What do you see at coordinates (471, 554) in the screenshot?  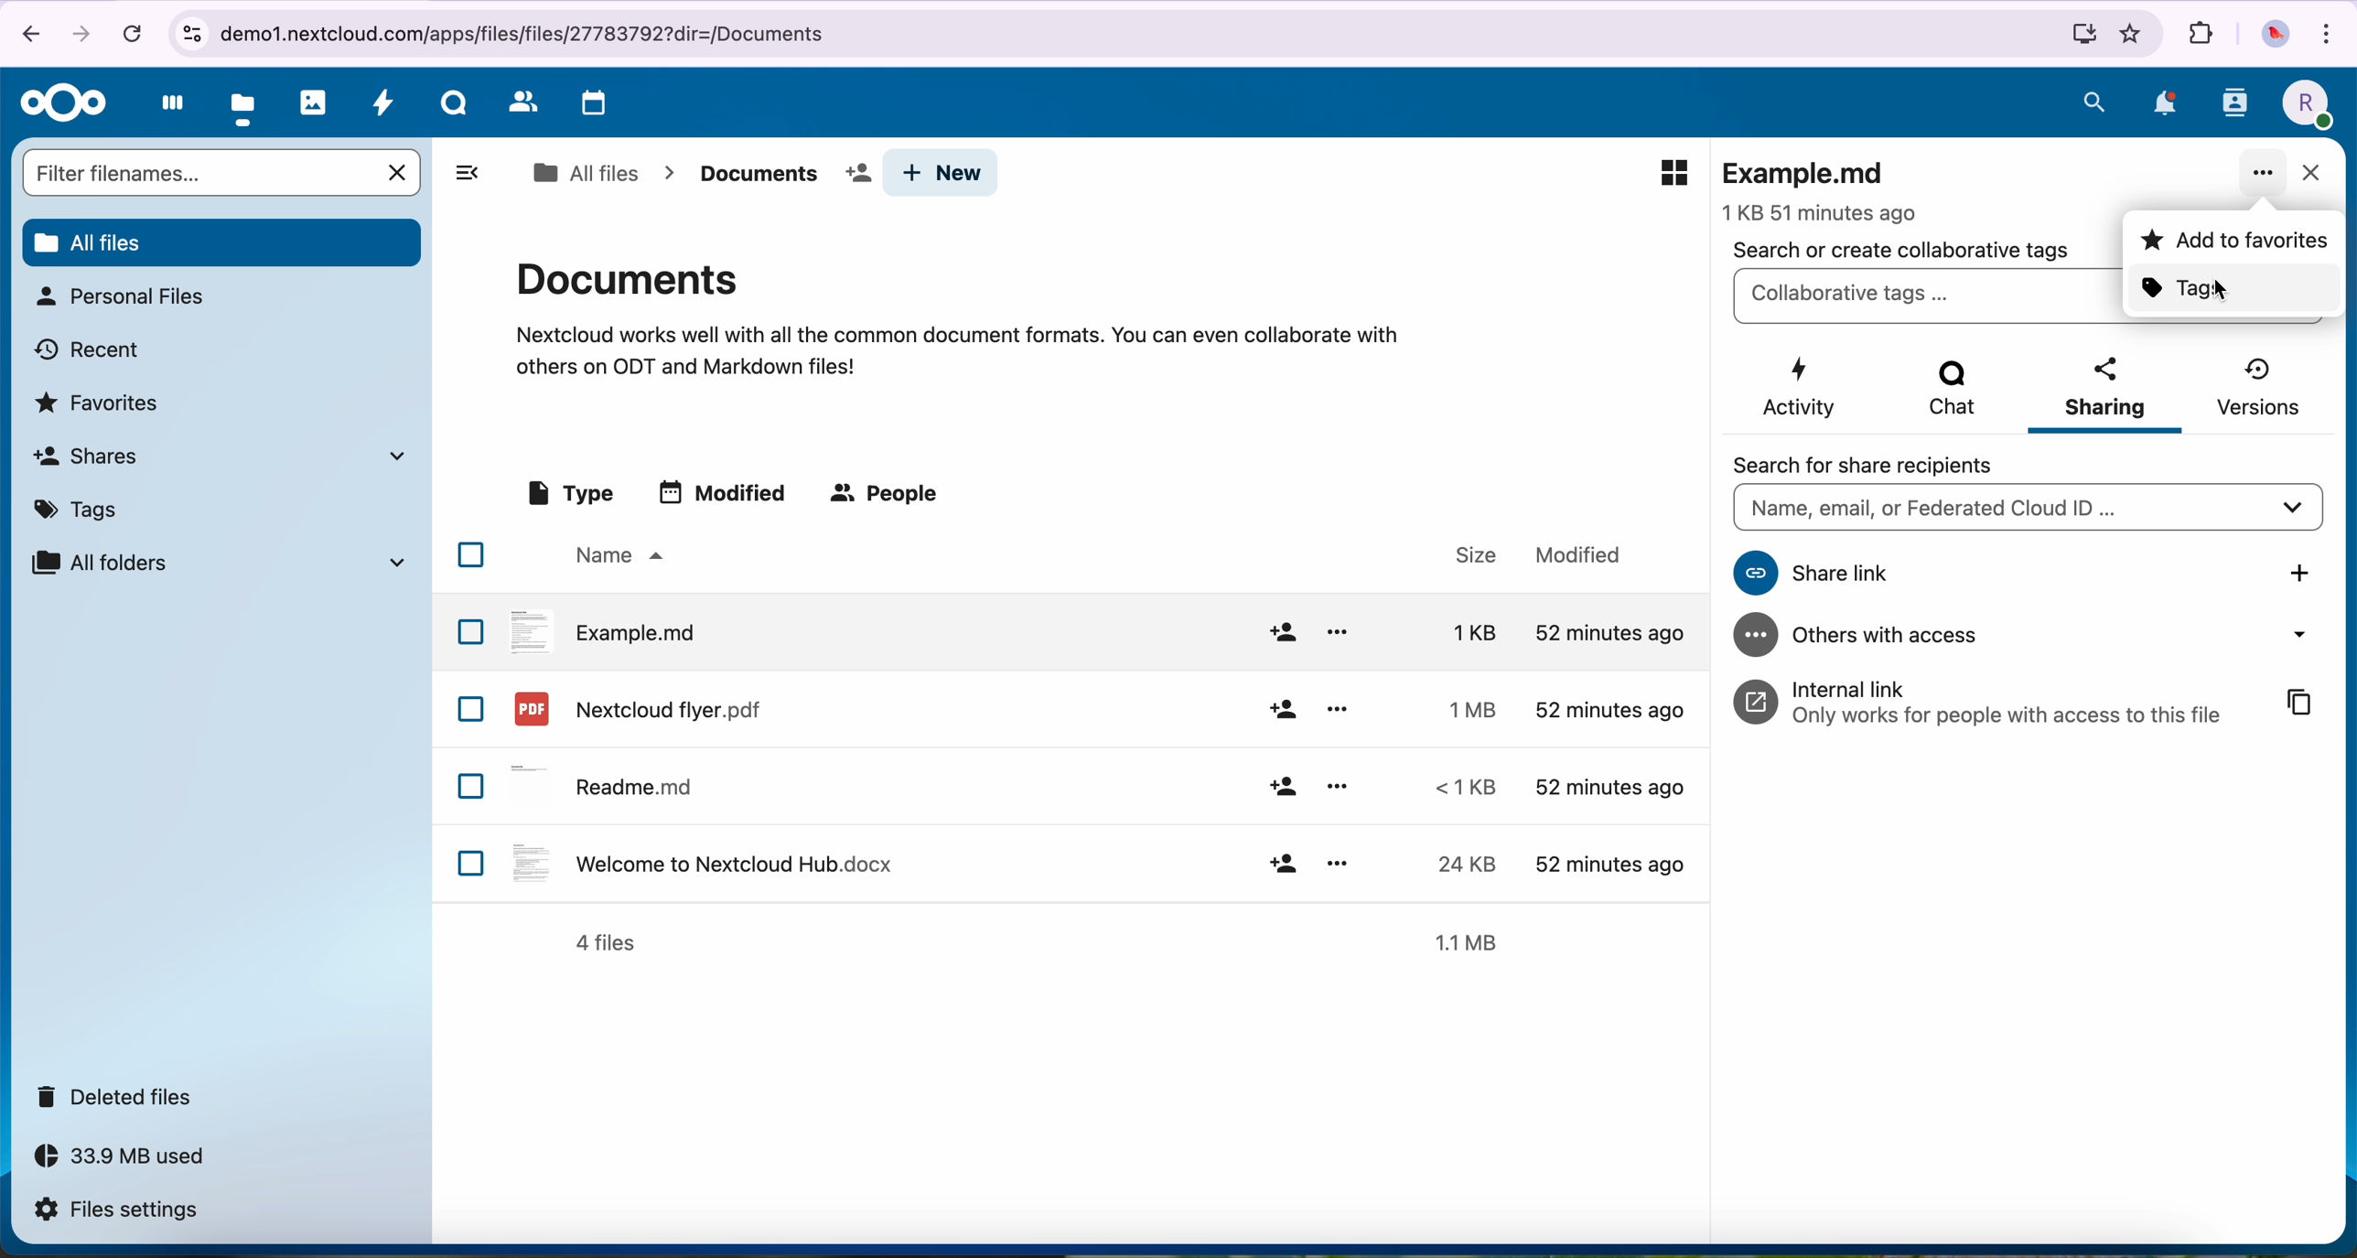 I see `checkbox` at bounding box center [471, 554].